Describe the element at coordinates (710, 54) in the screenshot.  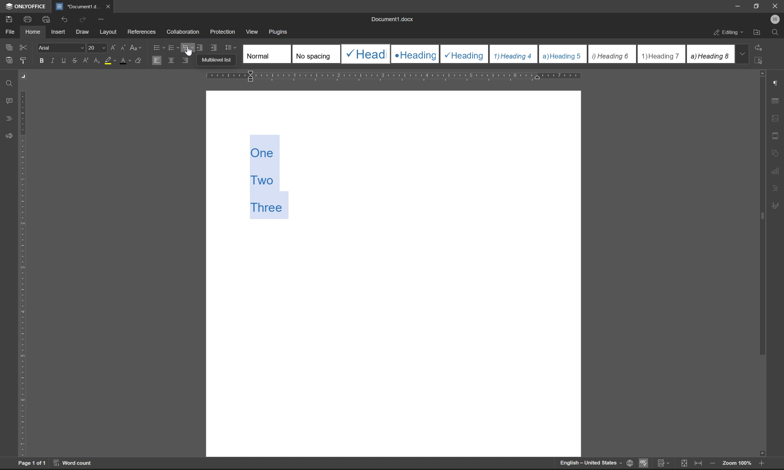
I see `Heading 8` at that location.